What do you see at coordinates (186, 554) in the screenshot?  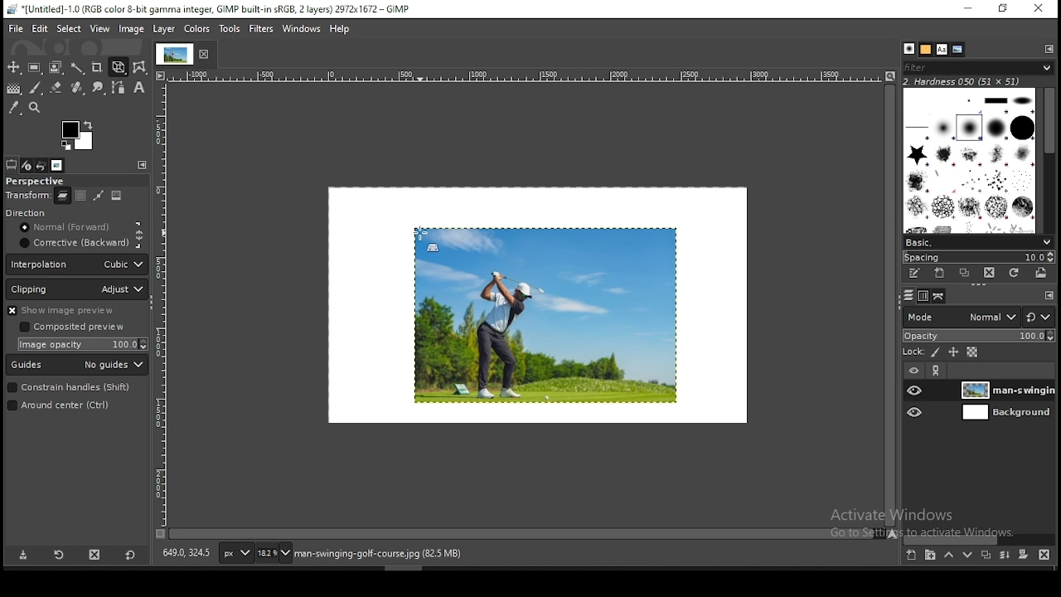 I see `649.0, 324.5` at bounding box center [186, 554].